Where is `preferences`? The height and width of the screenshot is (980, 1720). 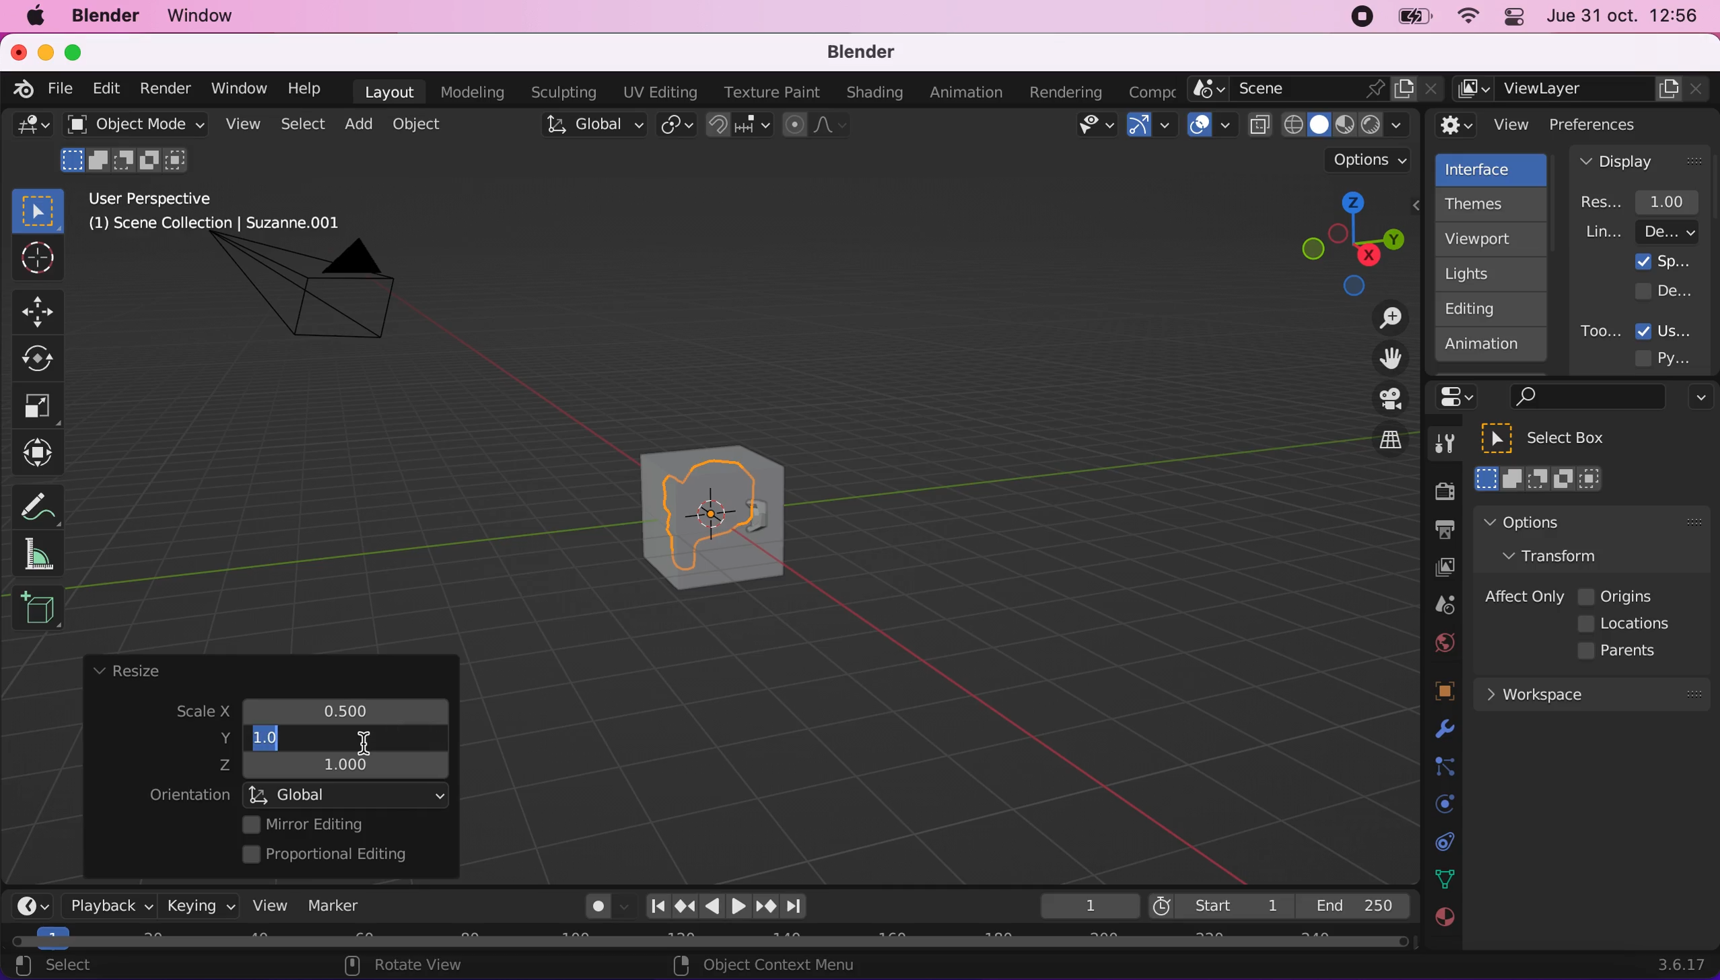 preferences is located at coordinates (1616, 124).